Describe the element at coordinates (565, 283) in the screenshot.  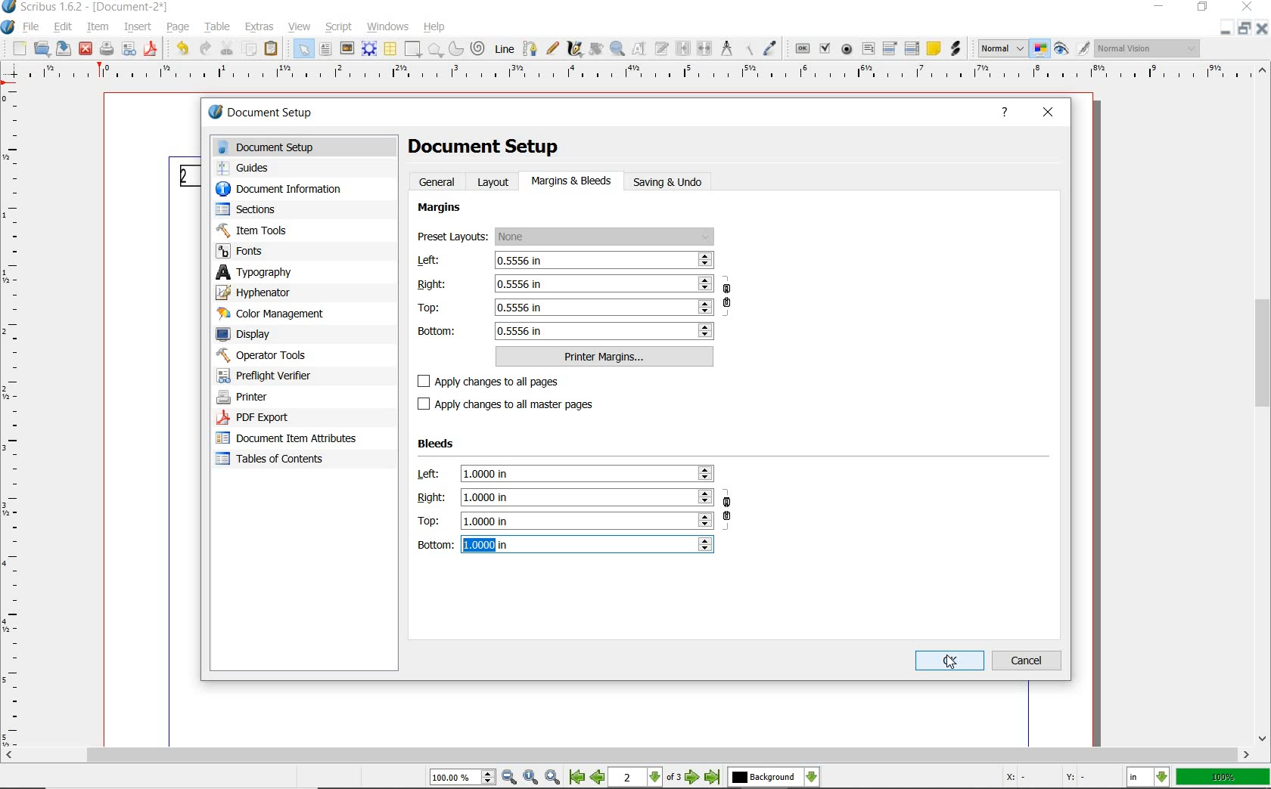
I see `Right` at that location.